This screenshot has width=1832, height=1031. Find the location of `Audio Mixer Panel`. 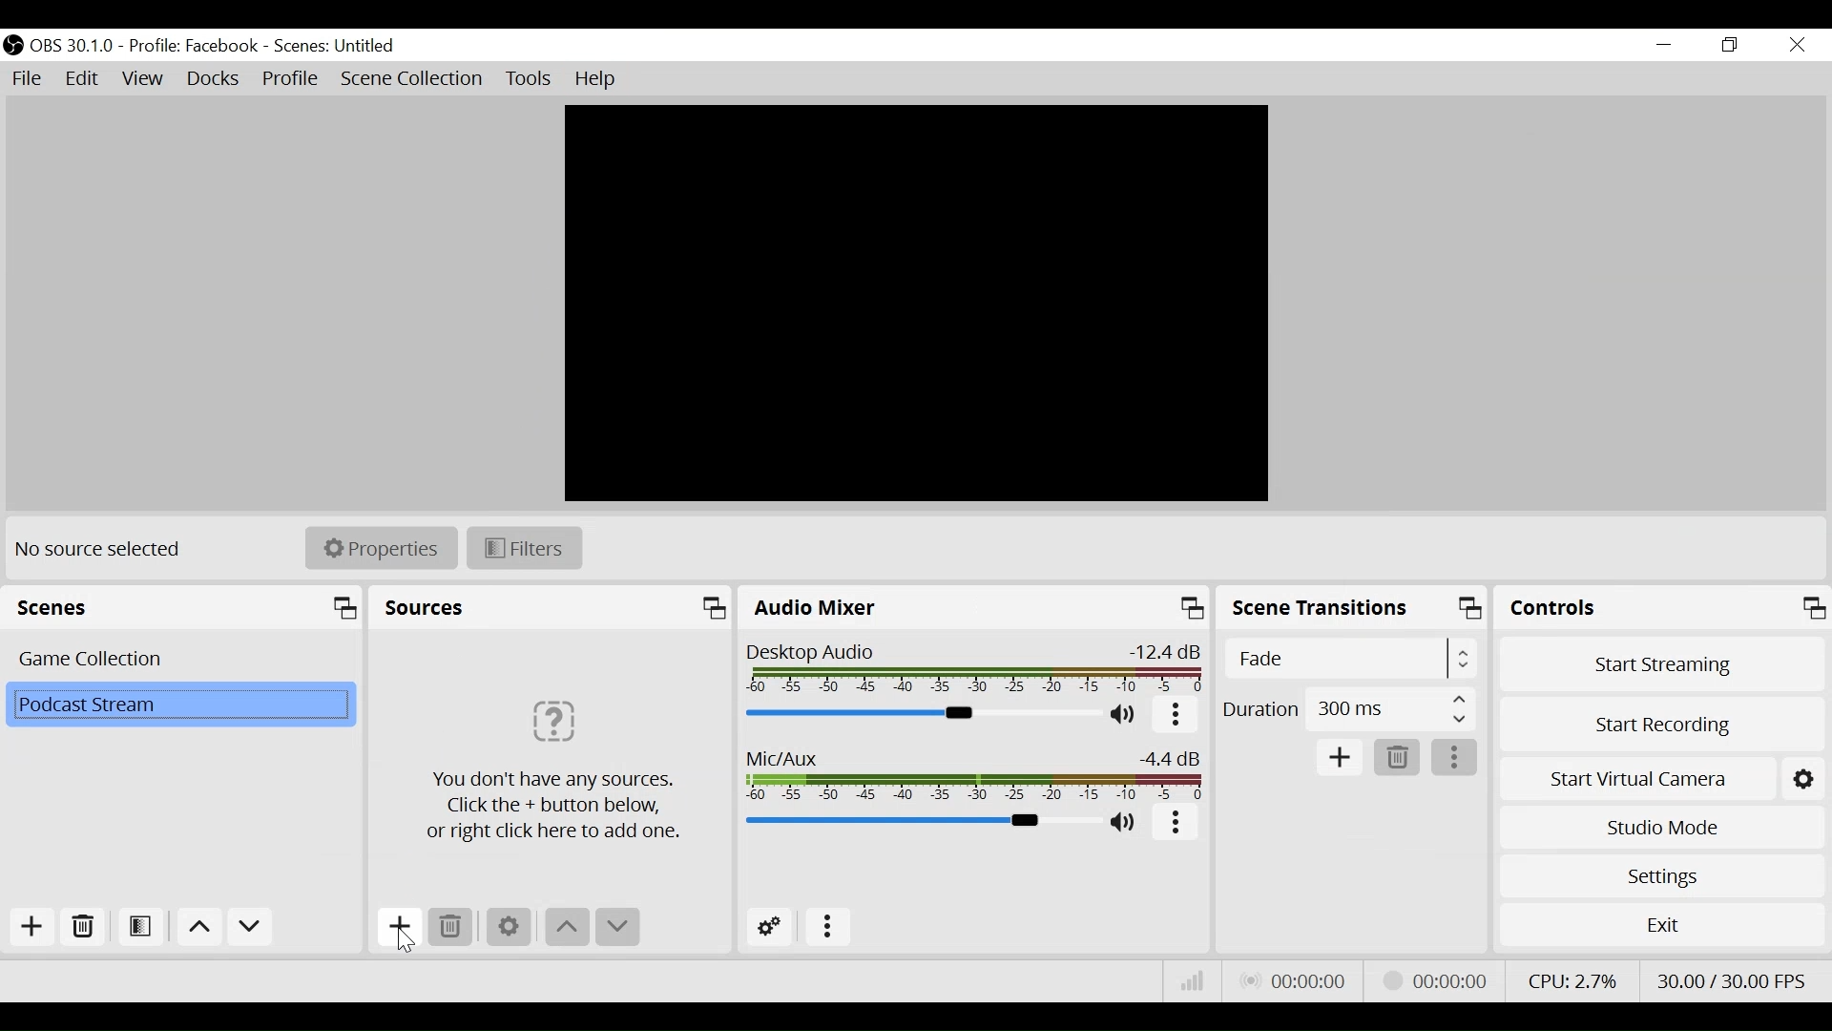

Audio Mixer Panel is located at coordinates (975, 607).